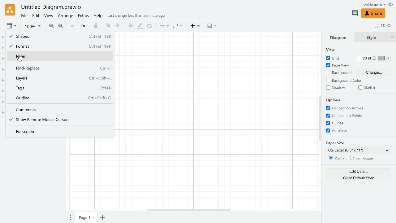 The height and width of the screenshot is (223, 396). I want to click on Vertical scrollbar, so click(320, 118).